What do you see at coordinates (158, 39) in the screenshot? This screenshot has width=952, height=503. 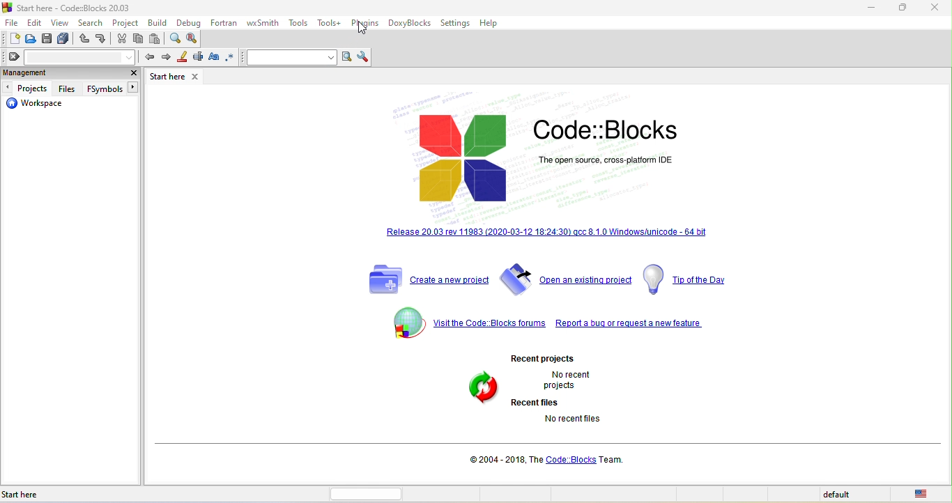 I see `paste` at bounding box center [158, 39].